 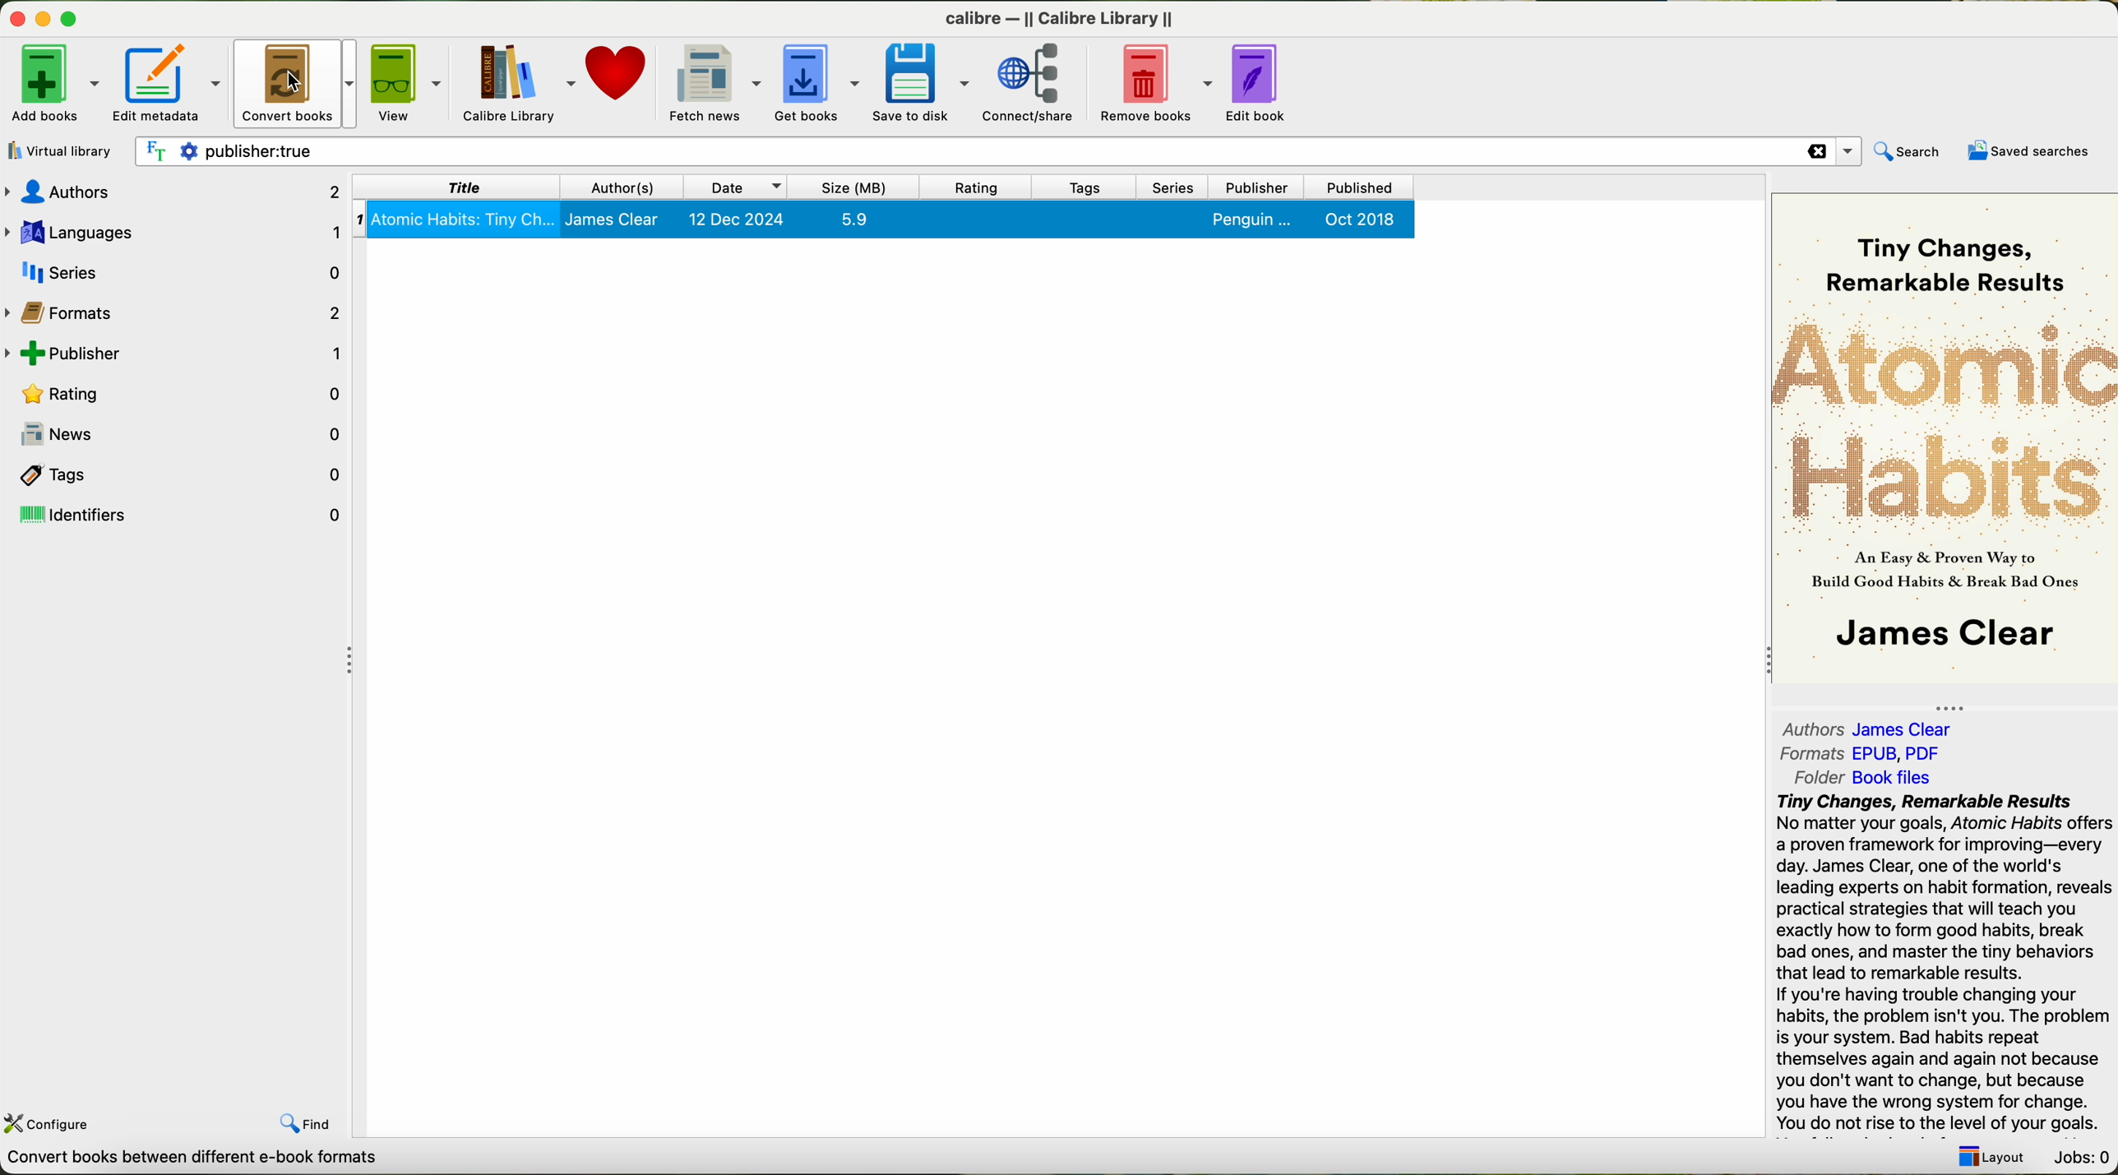 I want to click on edit book, so click(x=1256, y=83).